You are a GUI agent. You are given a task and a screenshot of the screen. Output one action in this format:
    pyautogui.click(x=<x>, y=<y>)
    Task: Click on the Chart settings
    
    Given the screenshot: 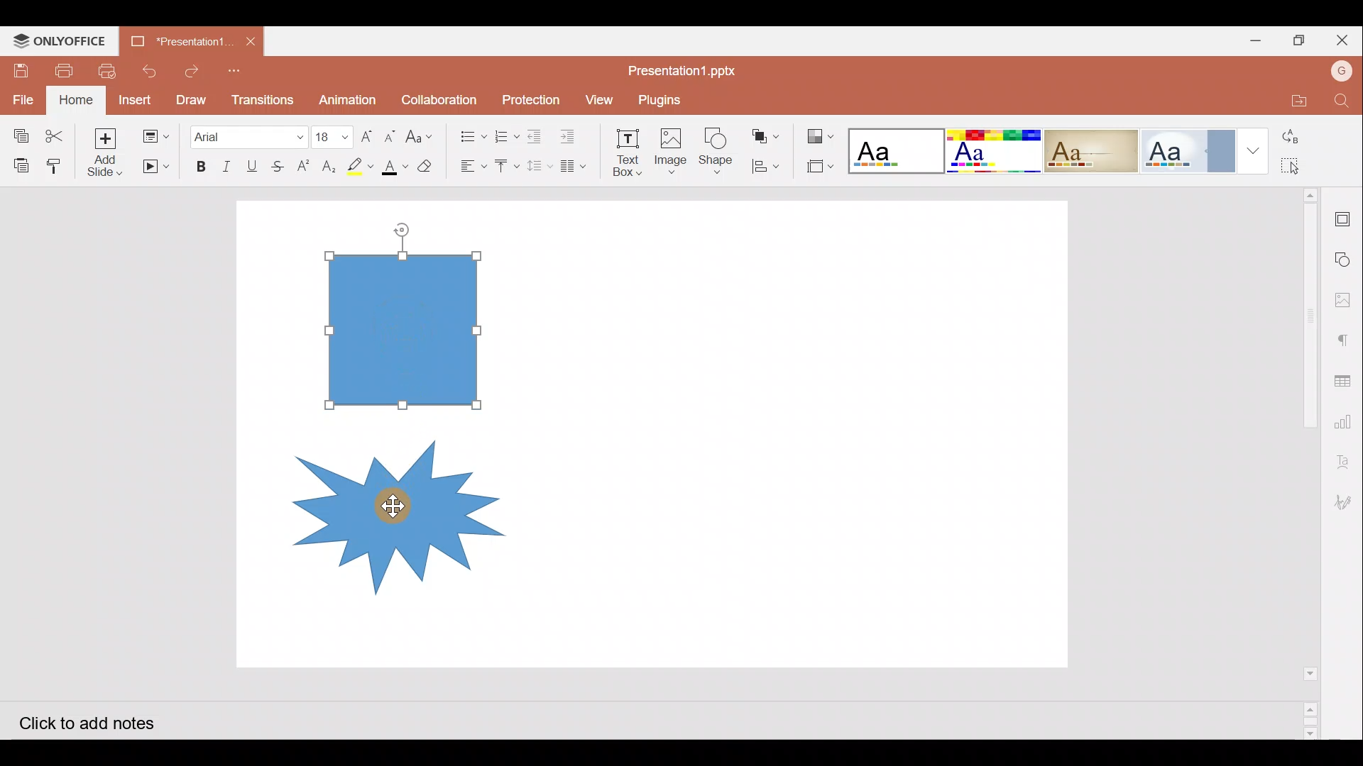 What is the action you would take?
    pyautogui.click(x=1350, y=425)
    